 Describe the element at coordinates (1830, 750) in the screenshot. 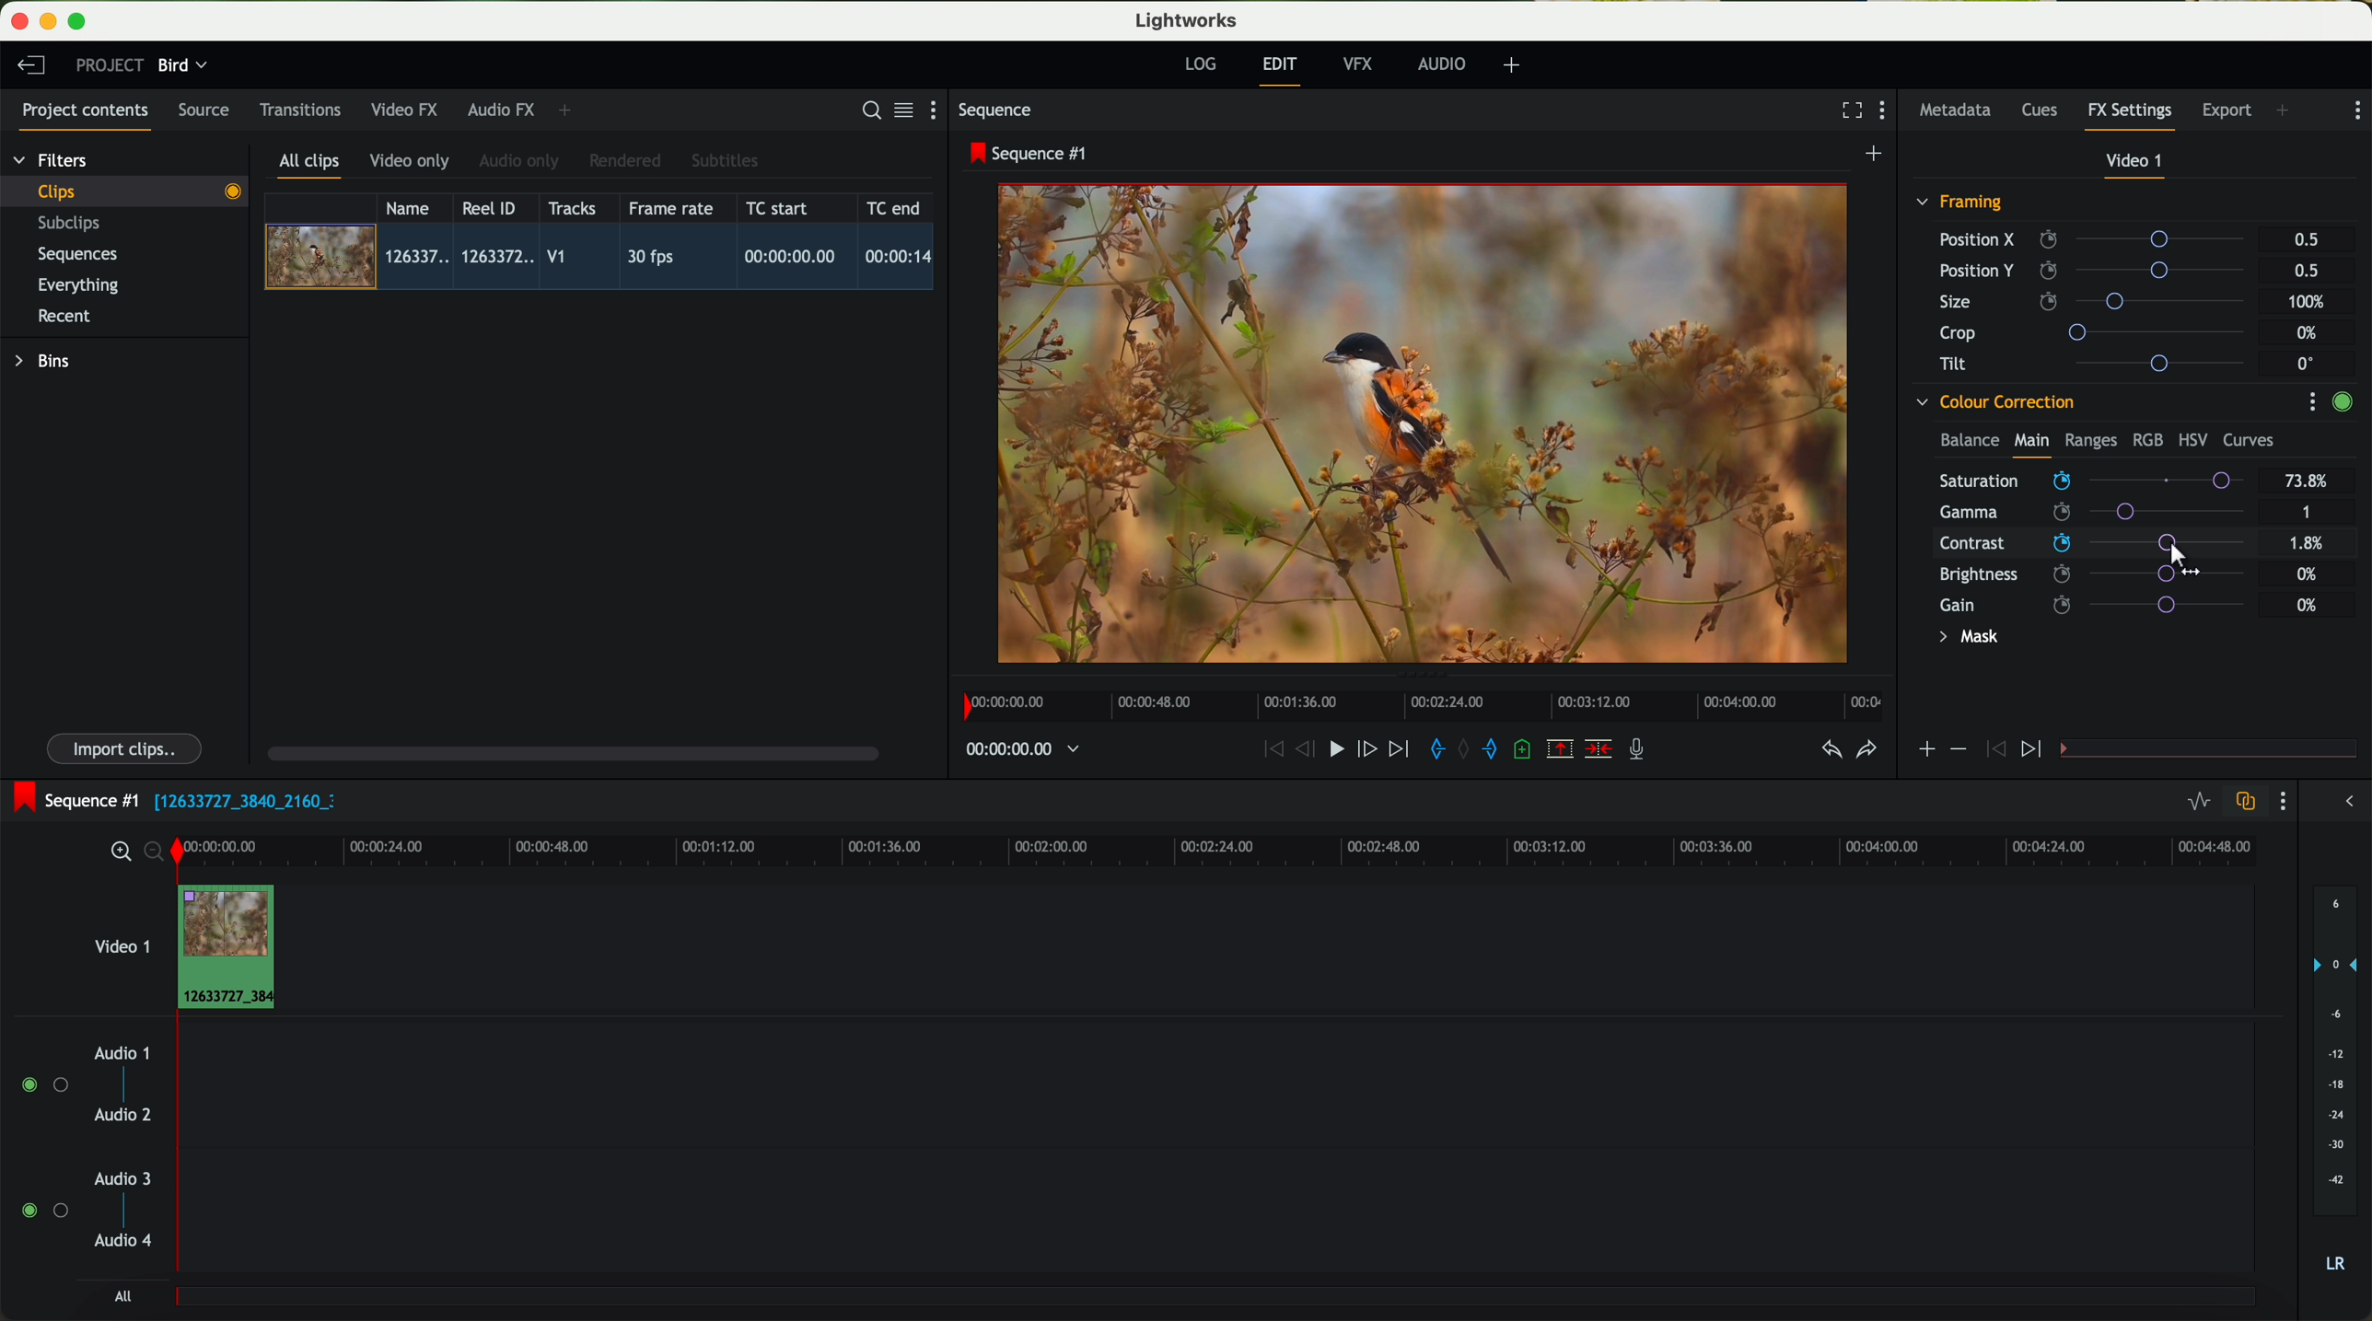

I see `undo` at that location.